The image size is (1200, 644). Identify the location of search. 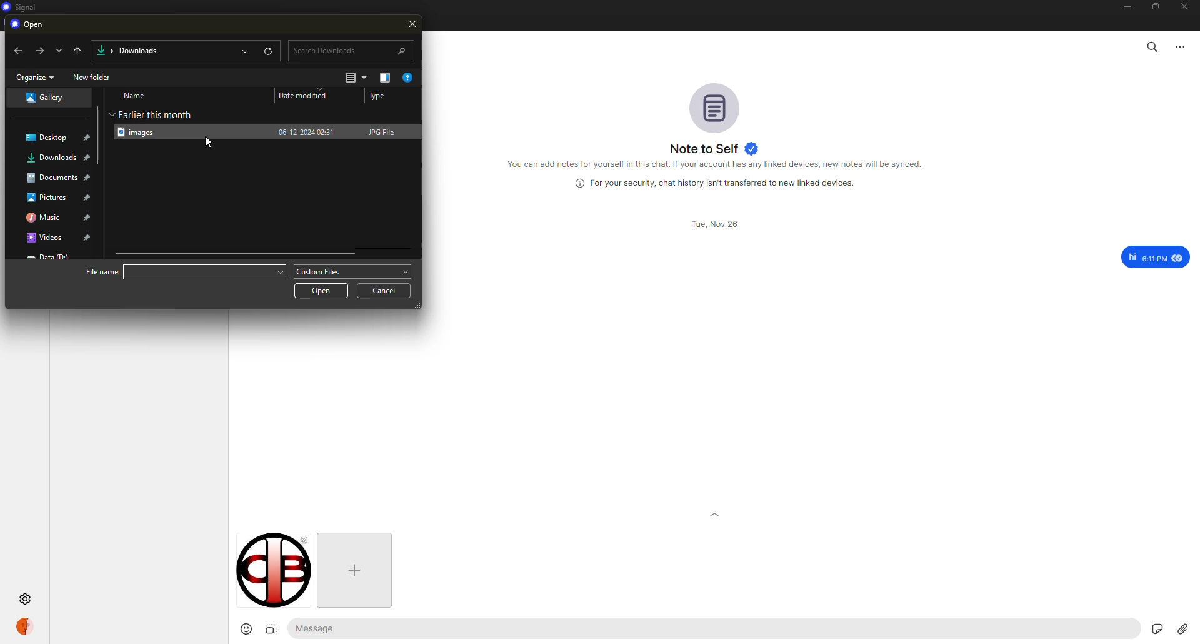
(1151, 46).